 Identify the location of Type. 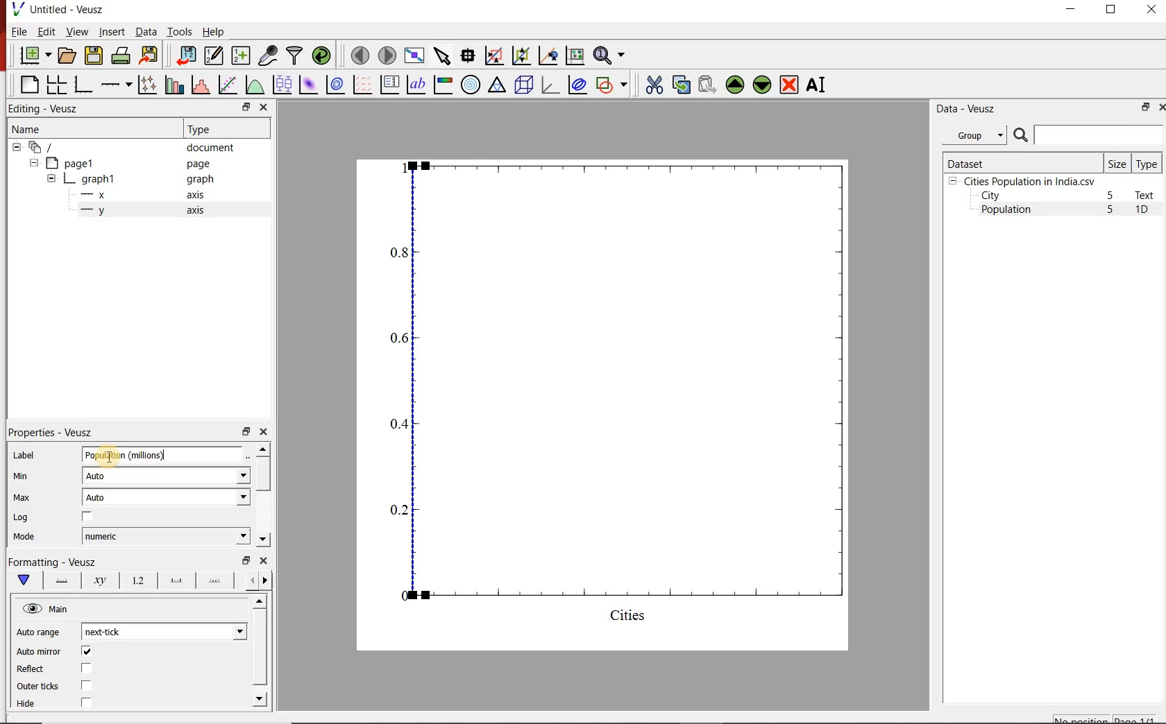
(1148, 163).